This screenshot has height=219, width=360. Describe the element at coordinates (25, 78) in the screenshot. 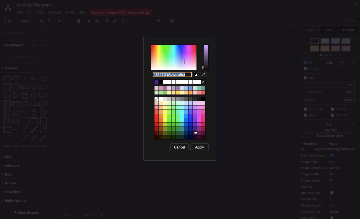

I see `text` at that location.